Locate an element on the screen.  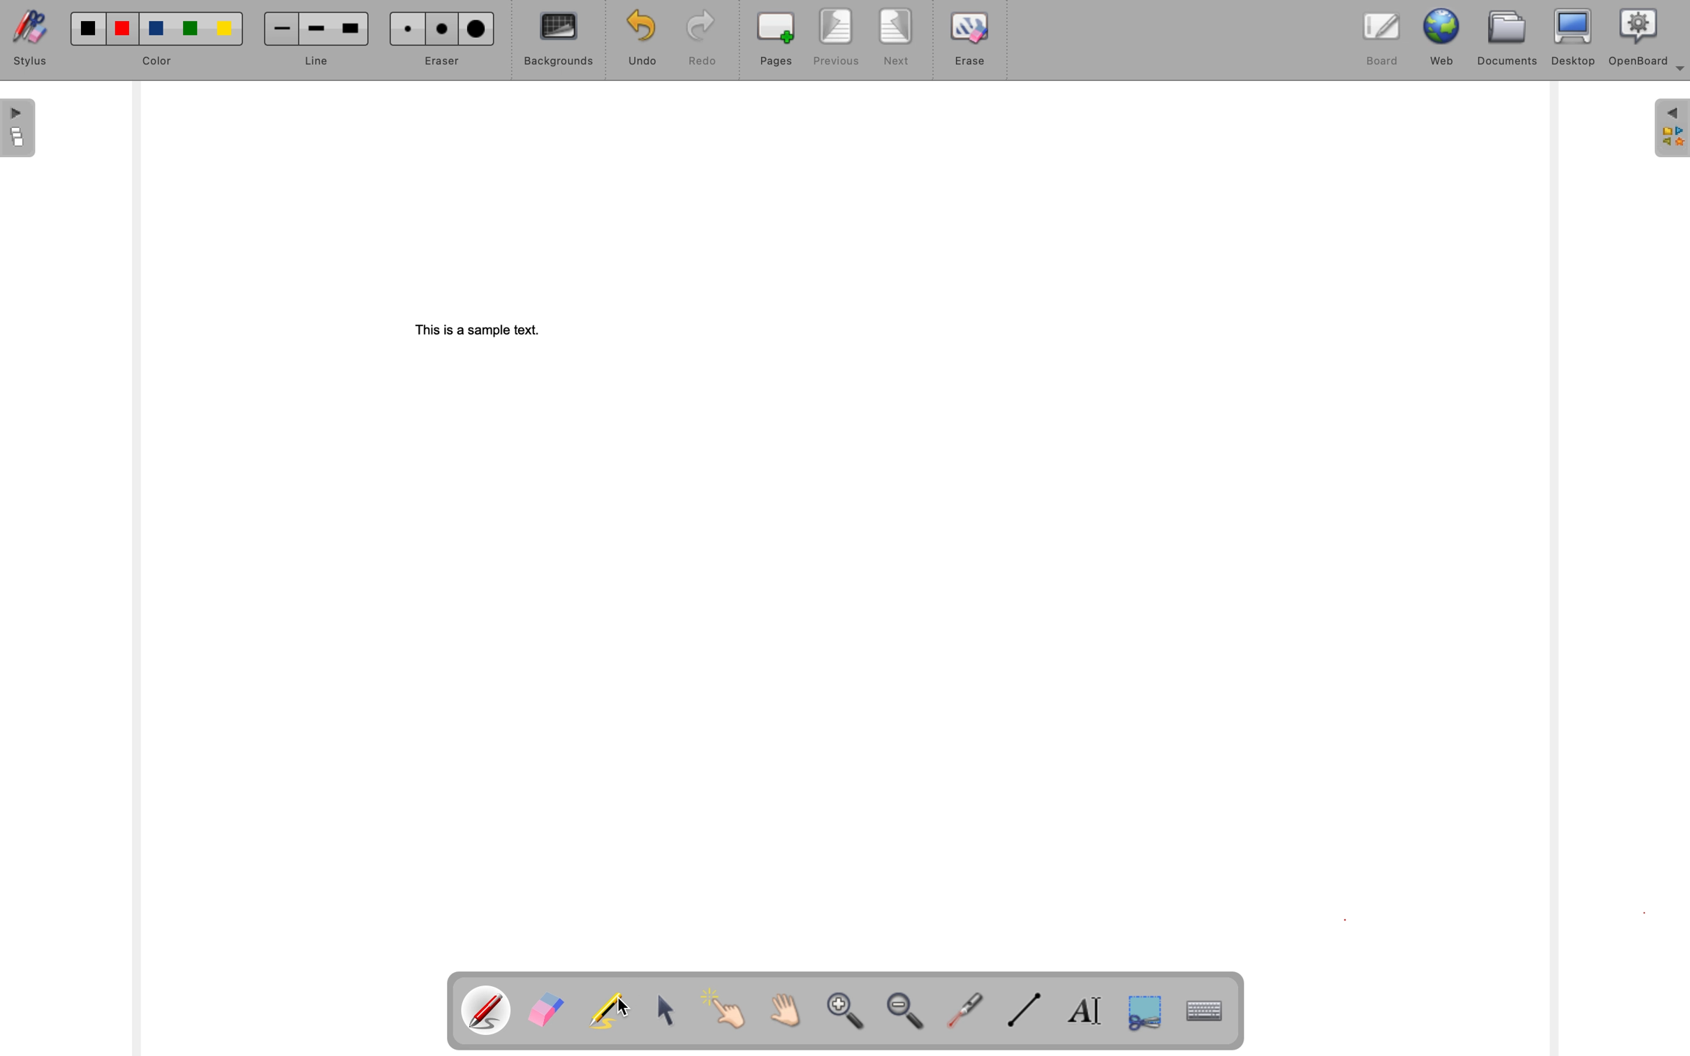
undo is located at coordinates (637, 39).